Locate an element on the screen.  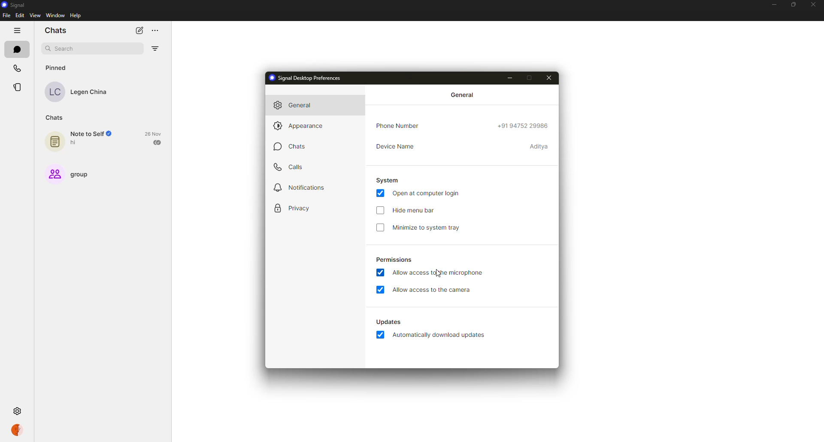
edit is located at coordinates (21, 15).